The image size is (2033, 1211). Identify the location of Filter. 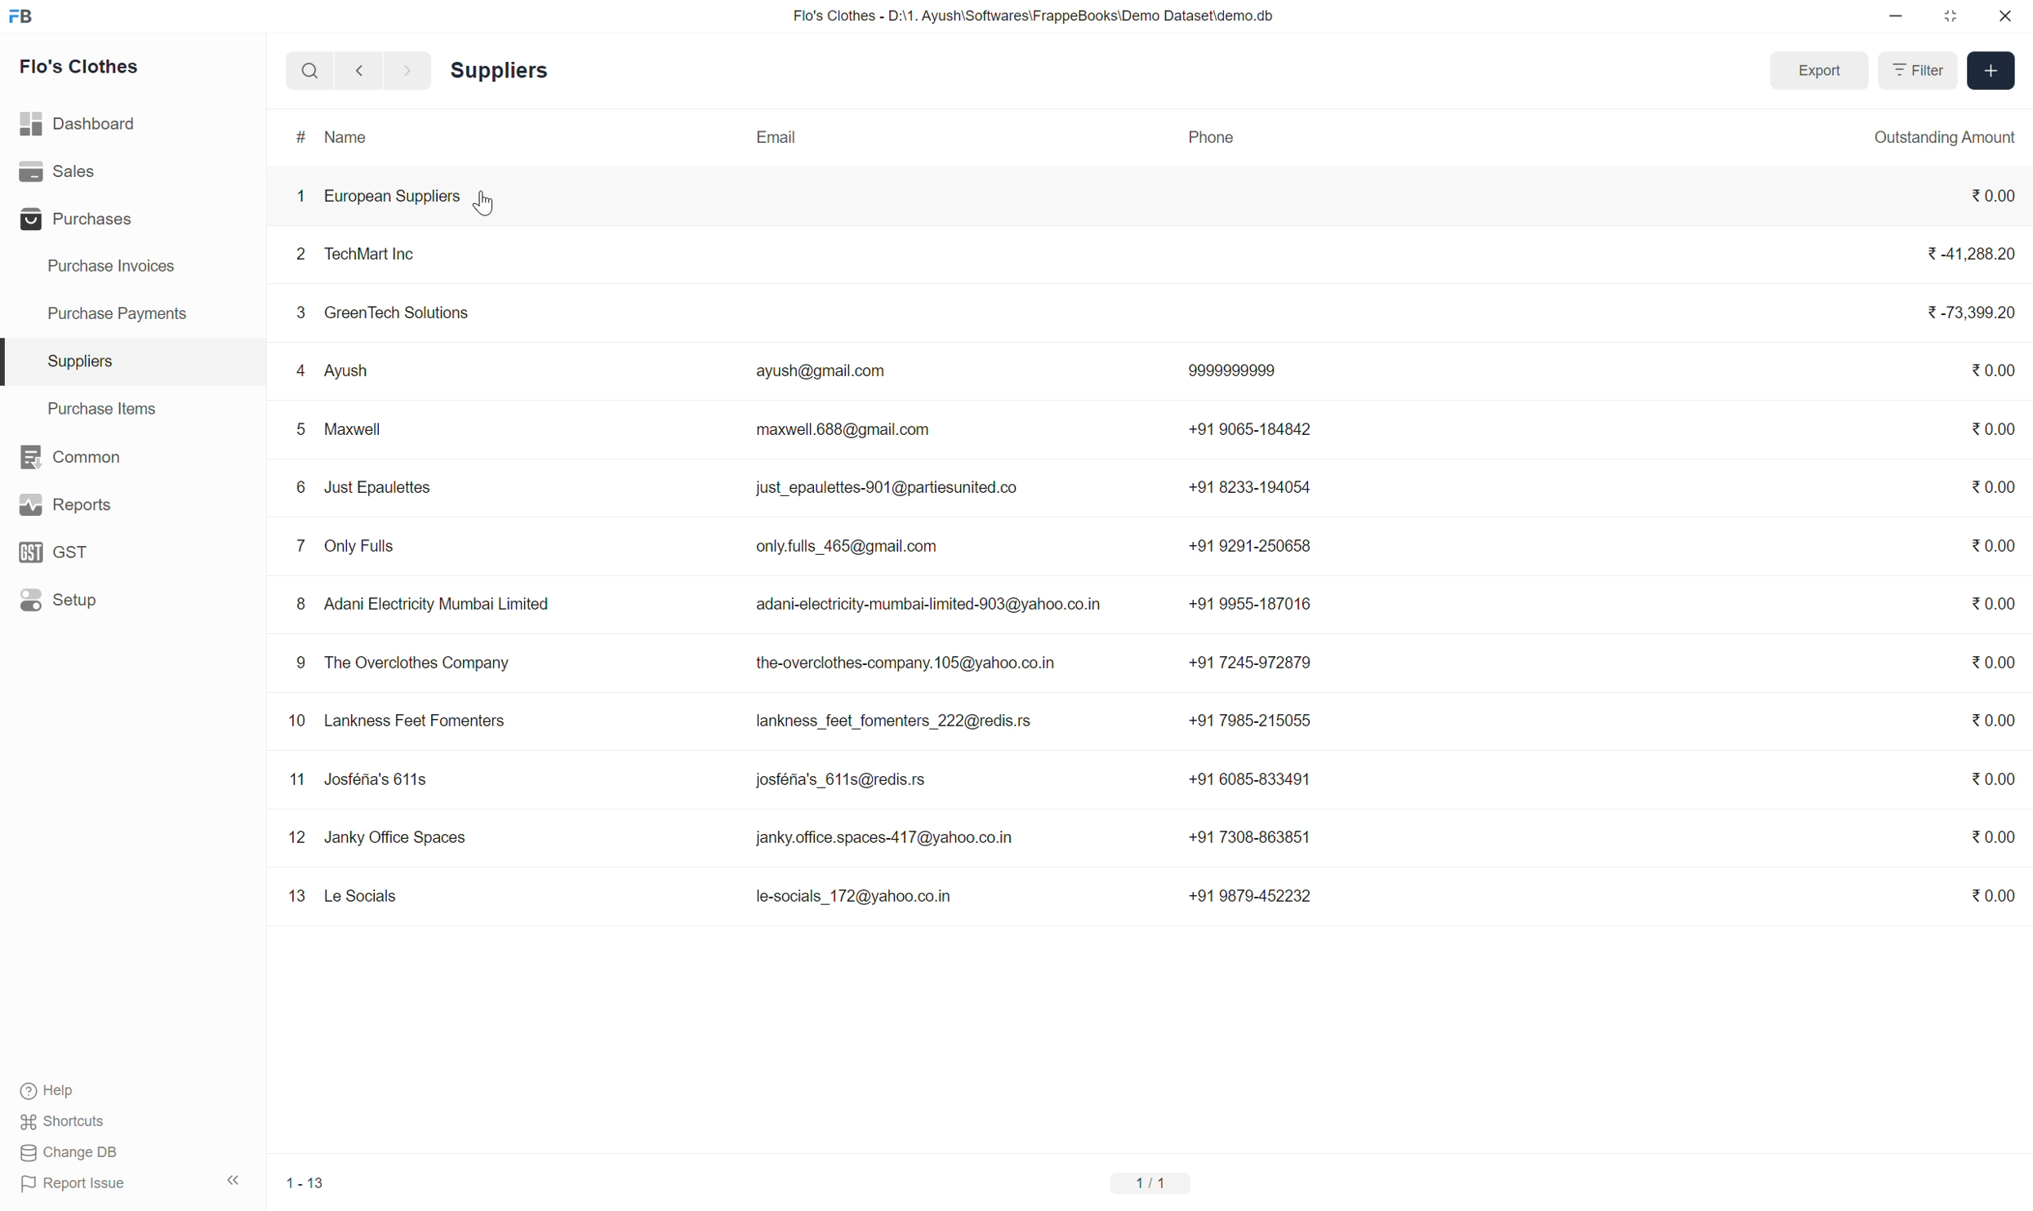
(1917, 71).